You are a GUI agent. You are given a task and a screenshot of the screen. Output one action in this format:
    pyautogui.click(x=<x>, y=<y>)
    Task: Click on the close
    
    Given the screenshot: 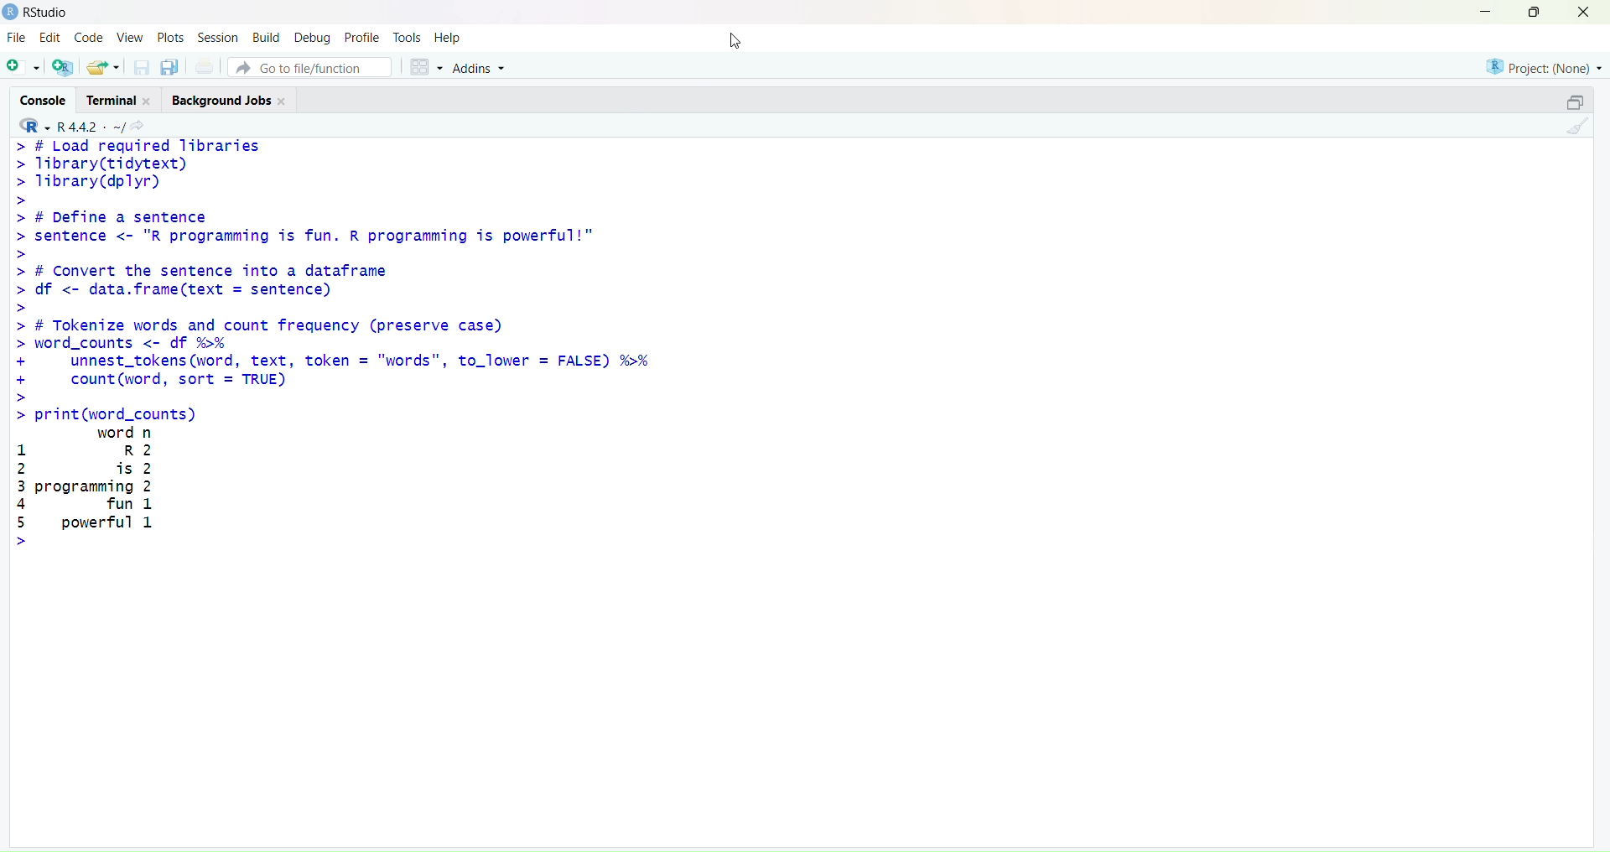 What is the action you would take?
    pyautogui.click(x=1584, y=13)
    